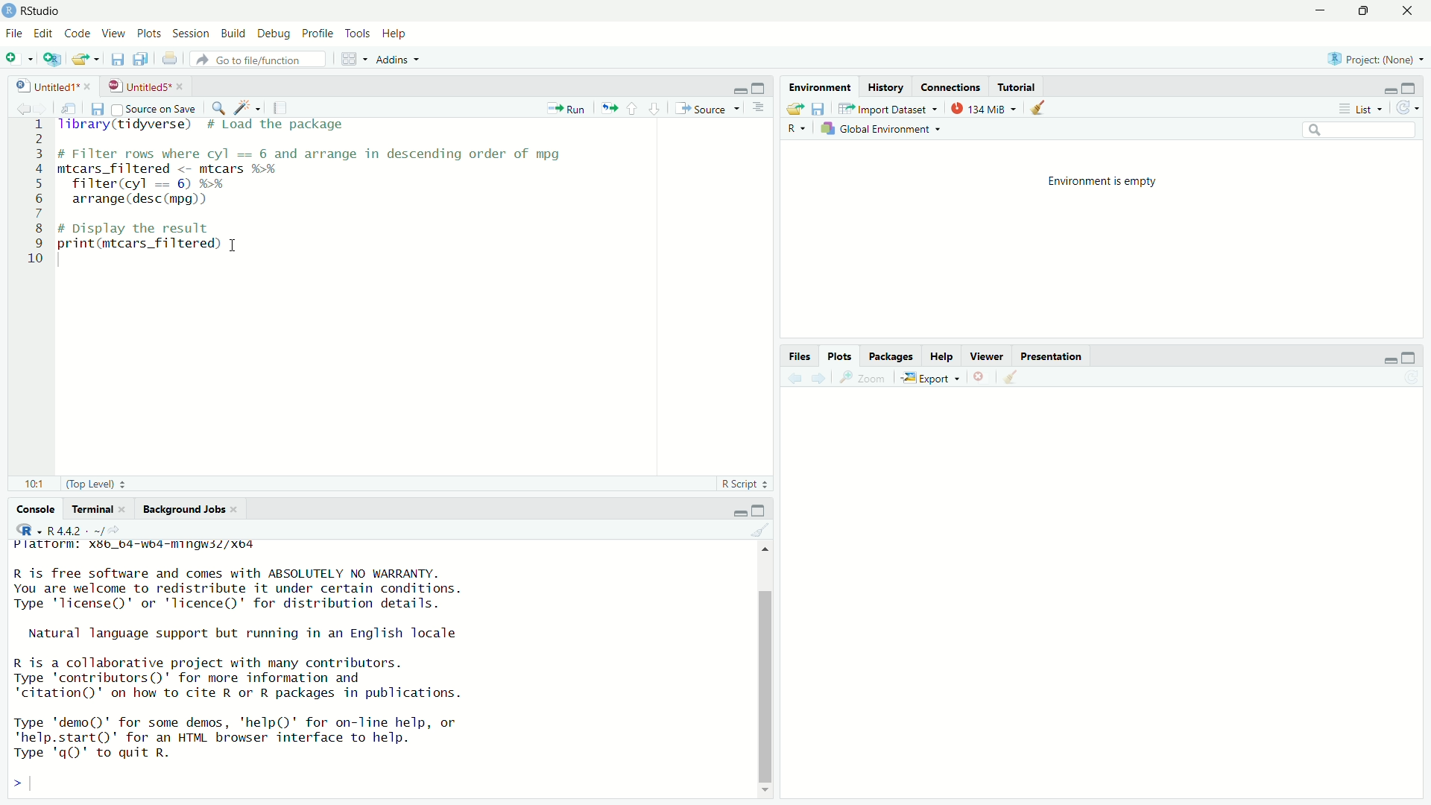 The width and height of the screenshot is (1431, 805). Describe the element at coordinates (394, 34) in the screenshot. I see `Help` at that location.